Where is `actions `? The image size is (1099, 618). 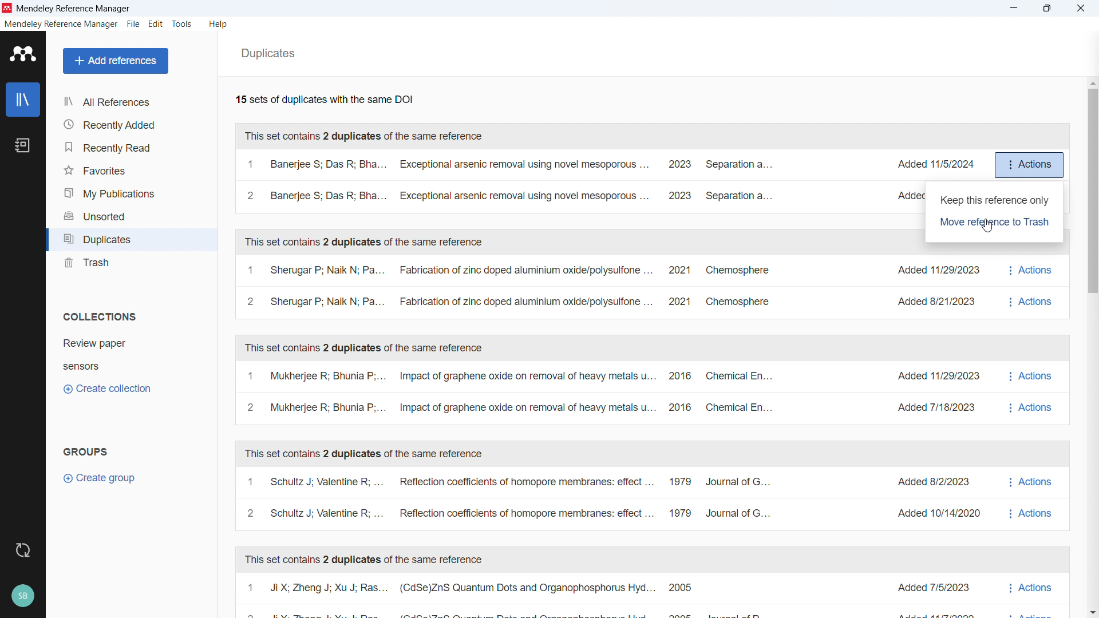
actions  is located at coordinates (1029, 165).